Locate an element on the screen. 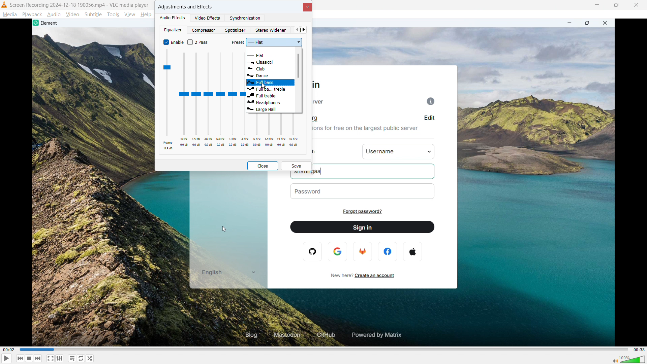 The height and width of the screenshot is (364, 647). 00:30 is located at coordinates (638, 349).